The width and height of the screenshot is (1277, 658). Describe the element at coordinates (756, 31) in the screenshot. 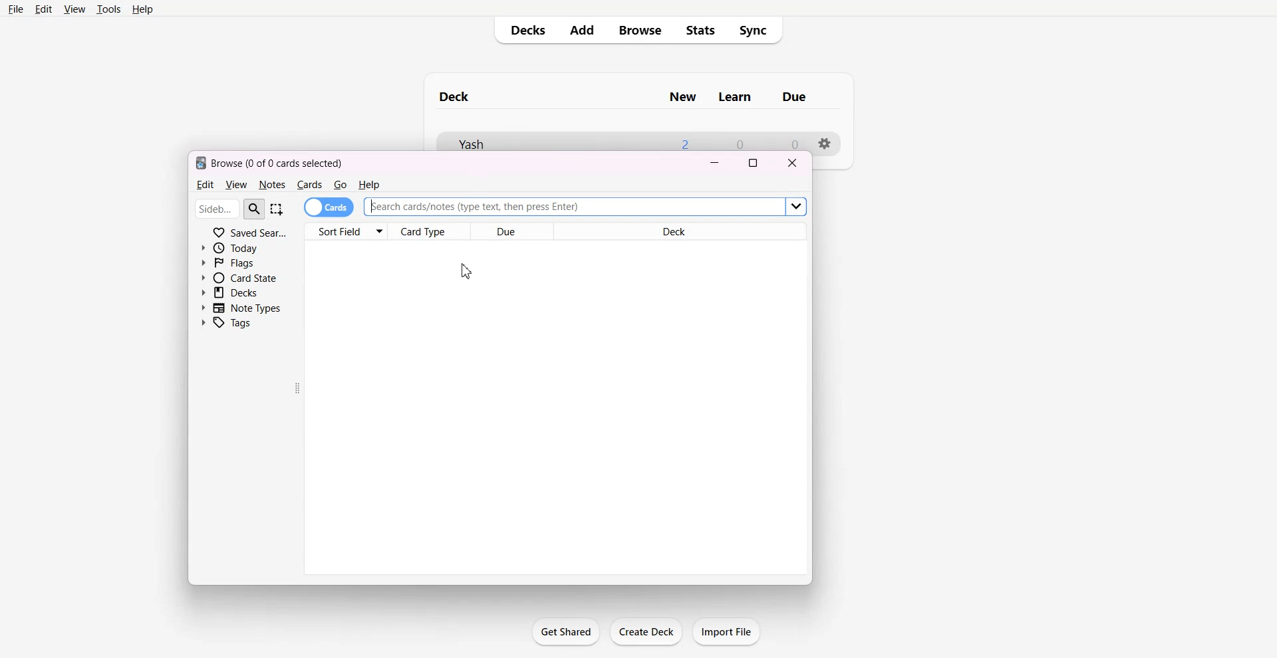

I see `Sync` at that location.